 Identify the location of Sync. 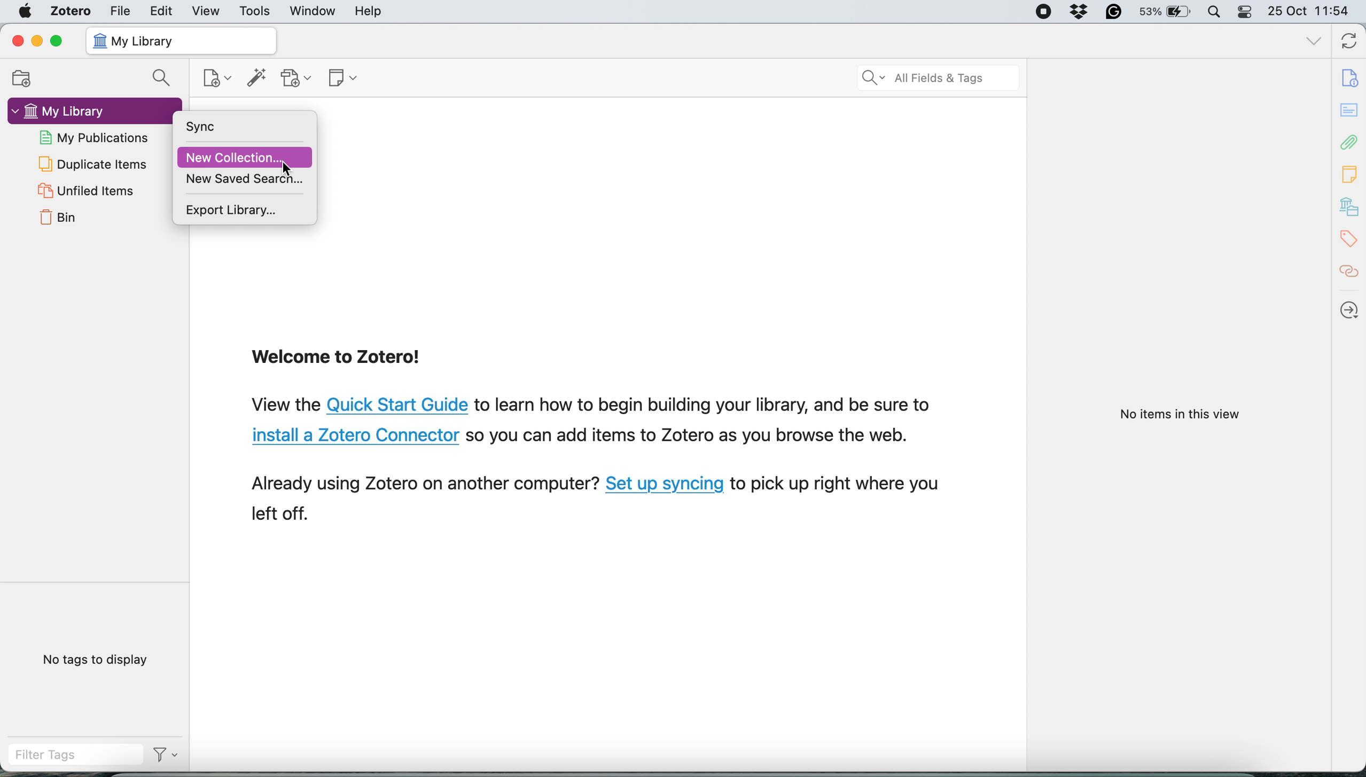
(231, 128).